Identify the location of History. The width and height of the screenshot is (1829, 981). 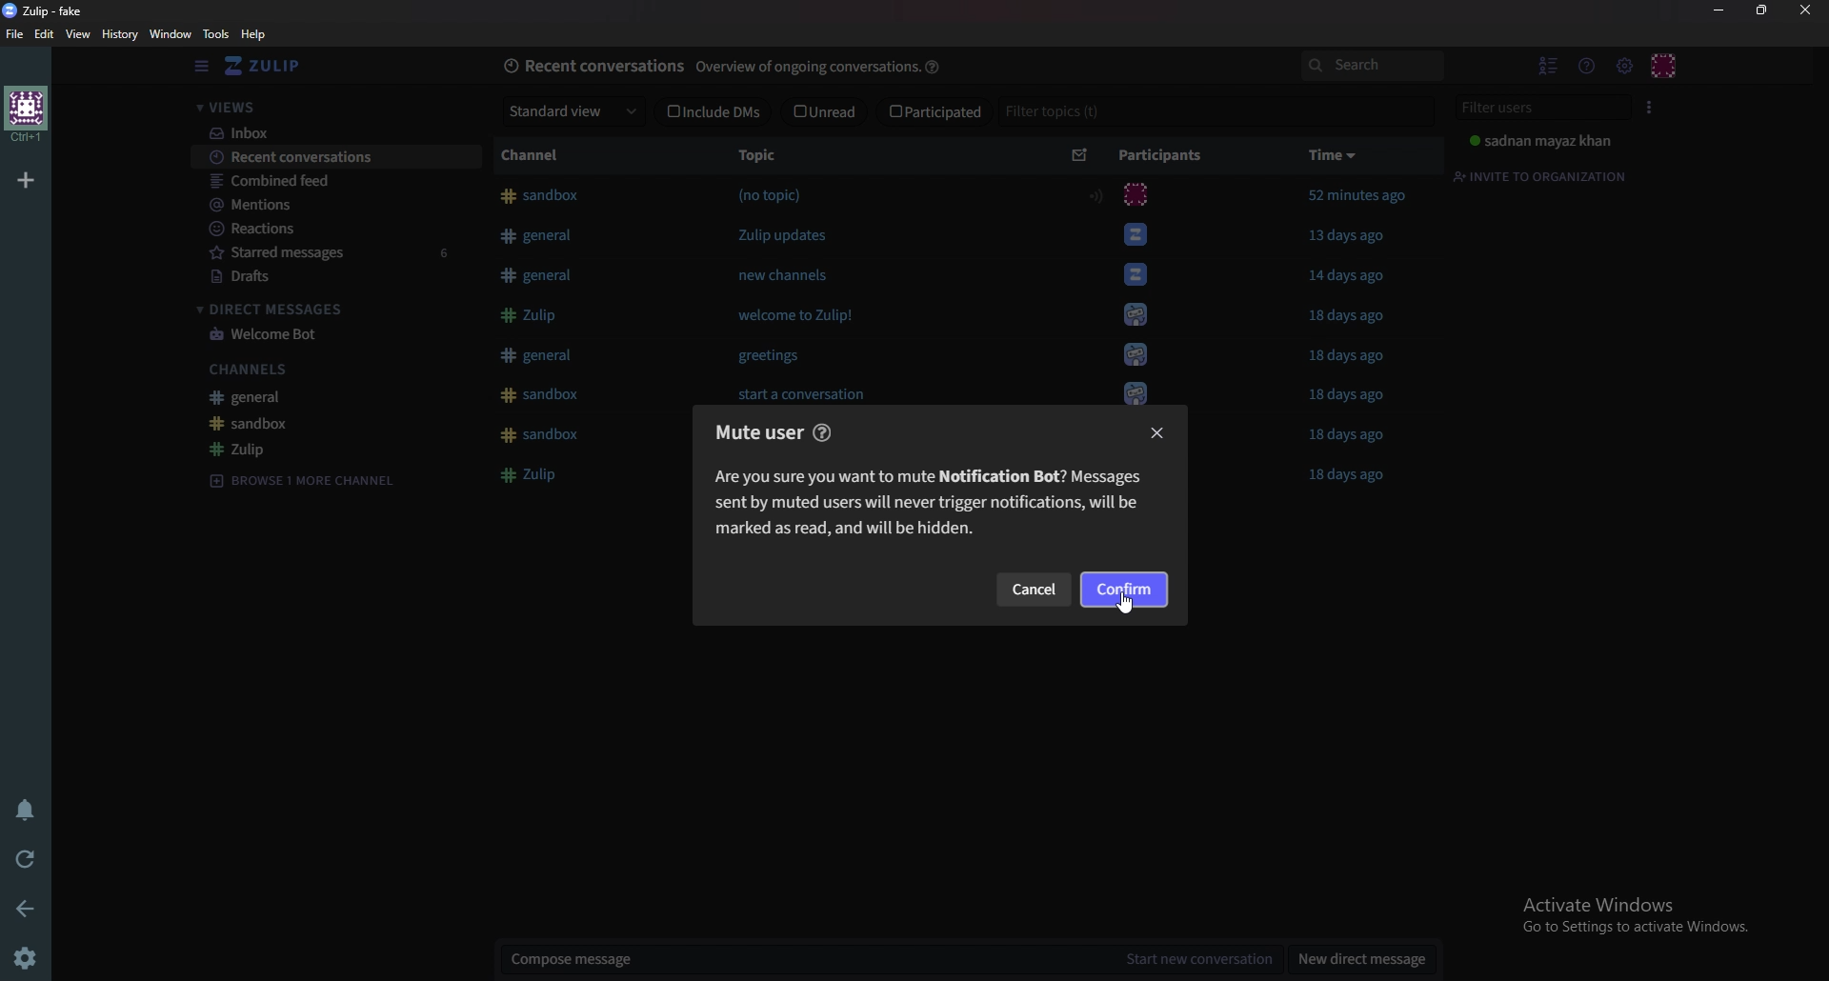
(122, 33).